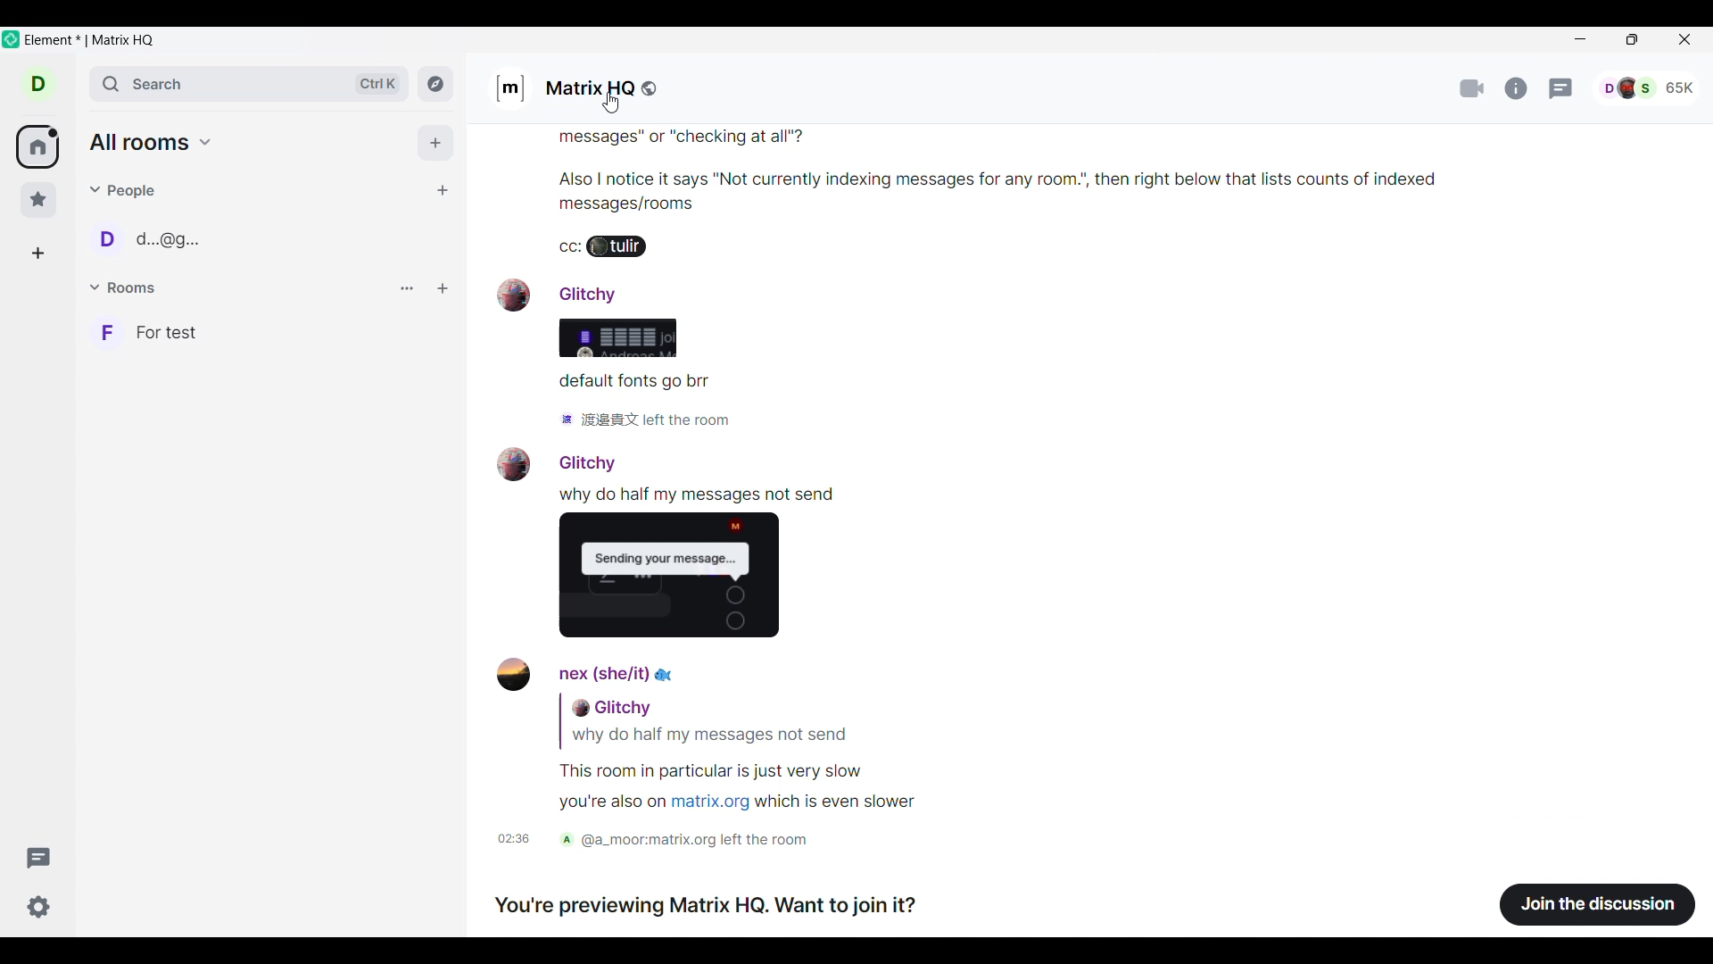 The height and width of the screenshot is (964, 1713). I want to click on Video call, so click(1474, 87).